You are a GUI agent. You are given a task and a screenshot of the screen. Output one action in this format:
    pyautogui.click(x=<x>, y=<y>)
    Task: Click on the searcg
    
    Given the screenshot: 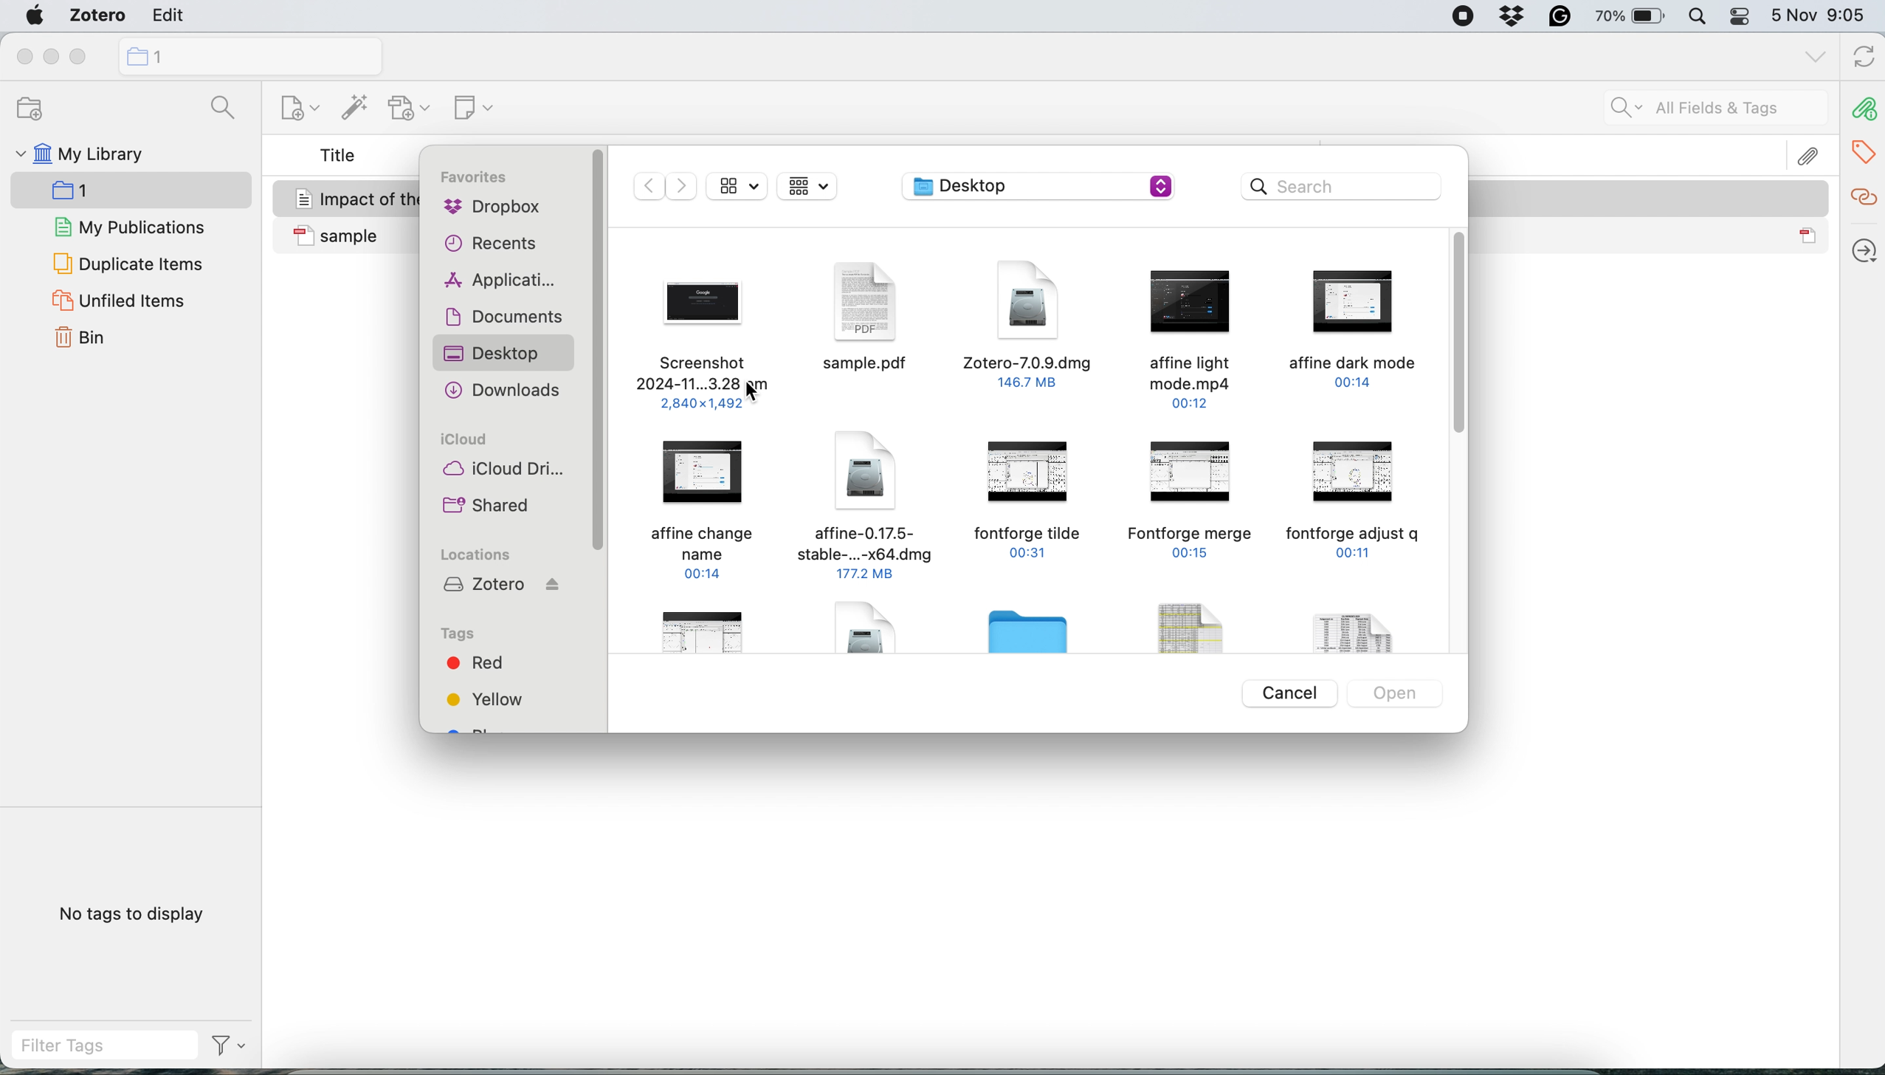 What is the action you would take?
    pyautogui.click(x=217, y=111)
    